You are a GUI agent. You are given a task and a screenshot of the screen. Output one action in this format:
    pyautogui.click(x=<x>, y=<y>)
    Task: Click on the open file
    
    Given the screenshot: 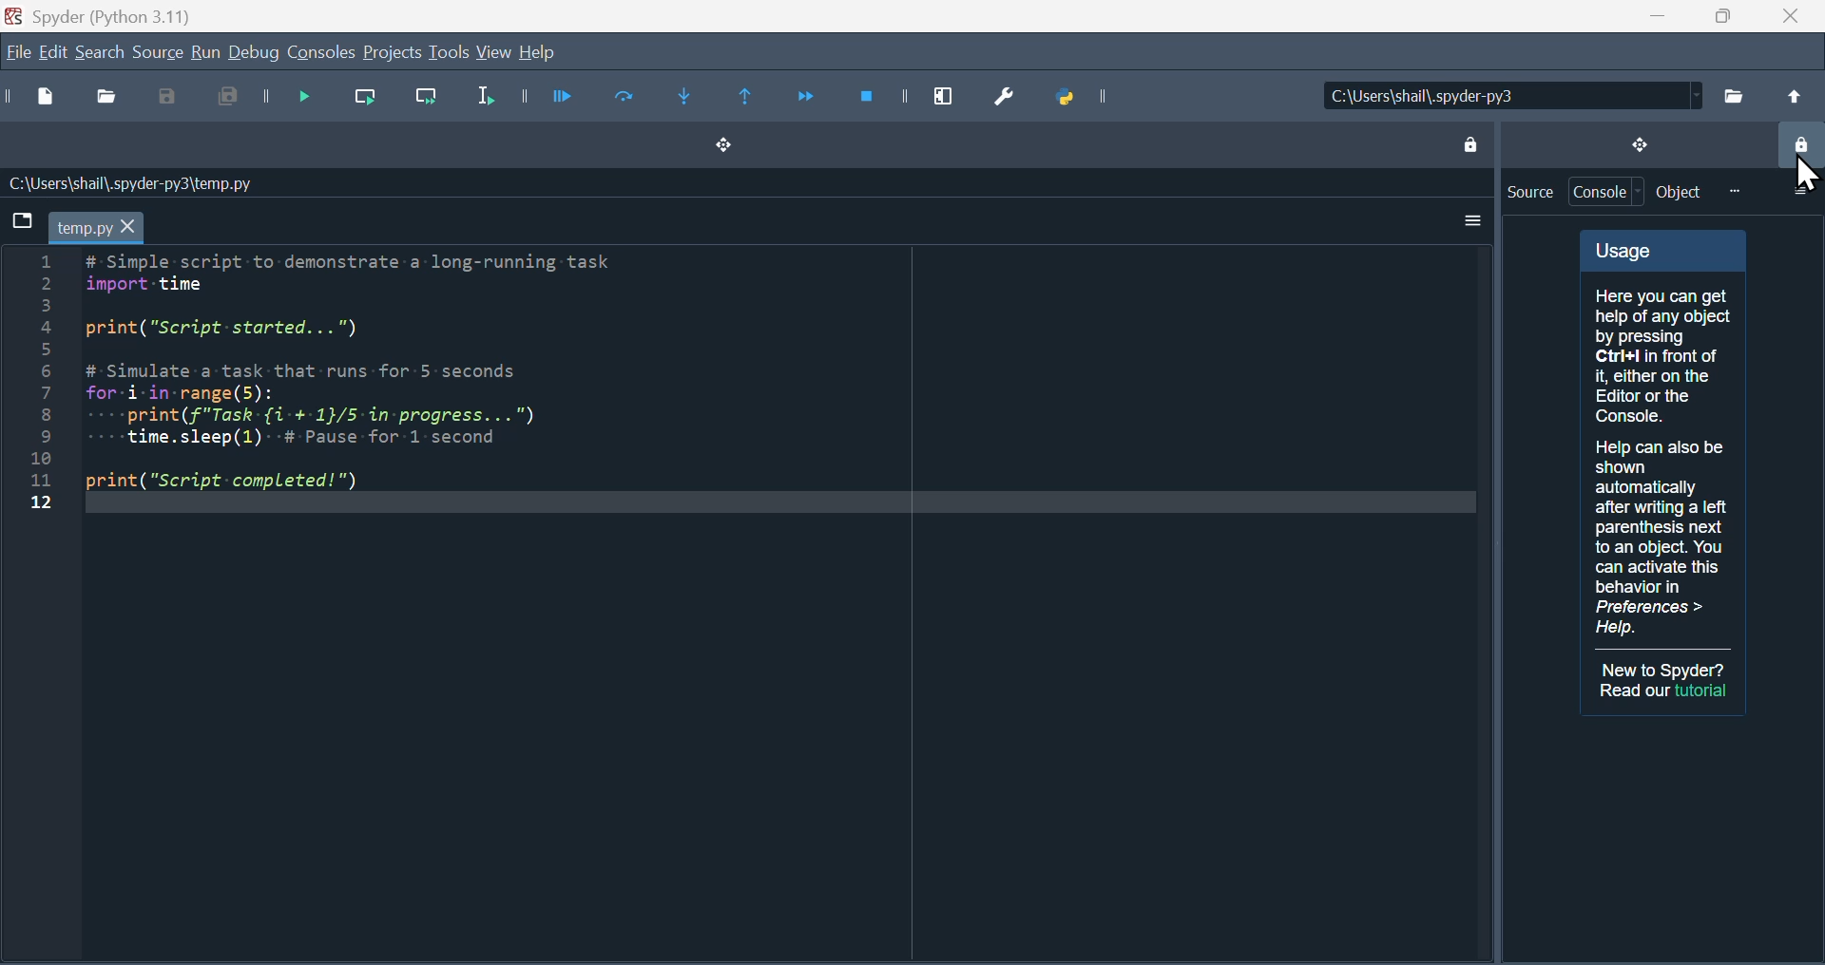 What is the action you would take?
    pyautogui.click(x=110, y=100)
    